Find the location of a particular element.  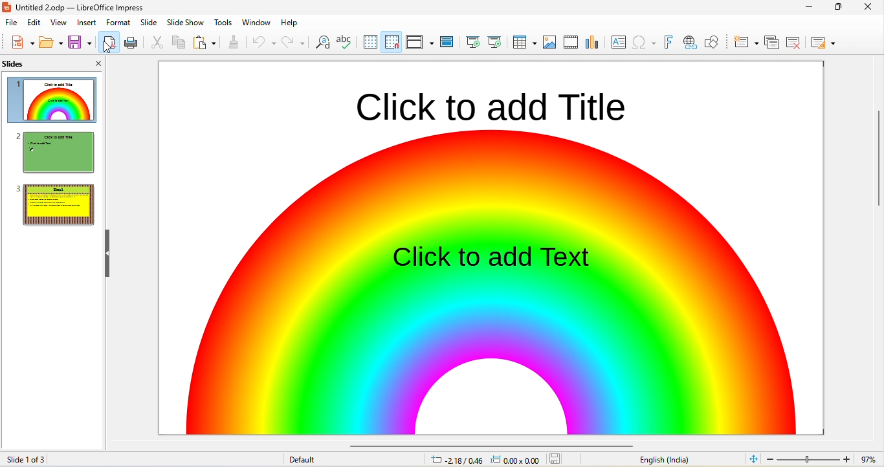

hyperlink is located at coordinates (689, 43).